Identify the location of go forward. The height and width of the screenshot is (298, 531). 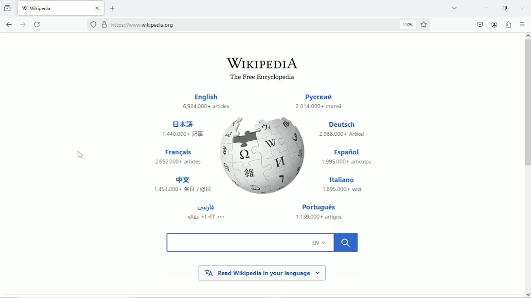
(22, 25).